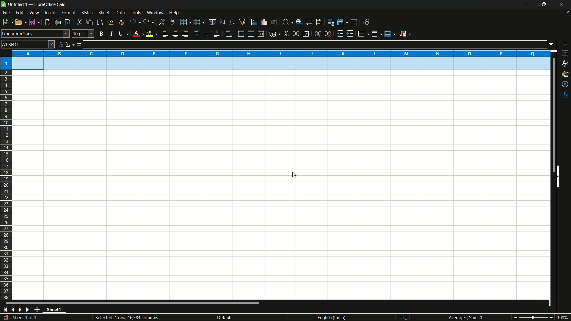 The height and width of the screenshot is (321, 571). Describe the element at coordinates (172, 21) in the screenshot. I see `spelling` at that location.